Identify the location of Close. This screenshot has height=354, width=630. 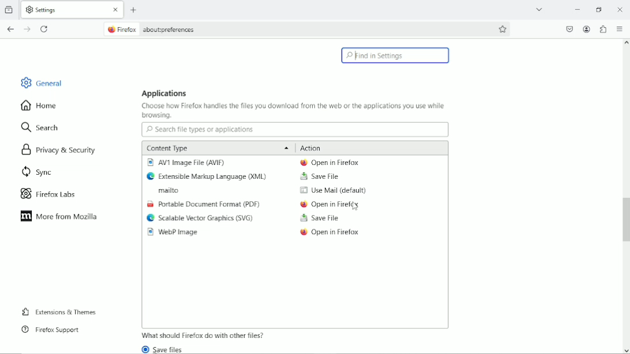
(620, 8).